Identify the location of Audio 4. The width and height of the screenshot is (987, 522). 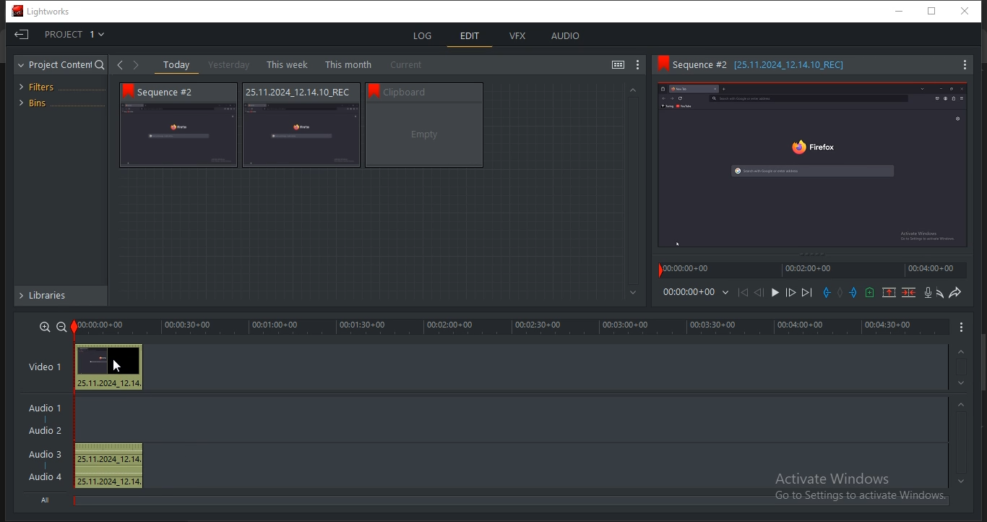
(47, 477).